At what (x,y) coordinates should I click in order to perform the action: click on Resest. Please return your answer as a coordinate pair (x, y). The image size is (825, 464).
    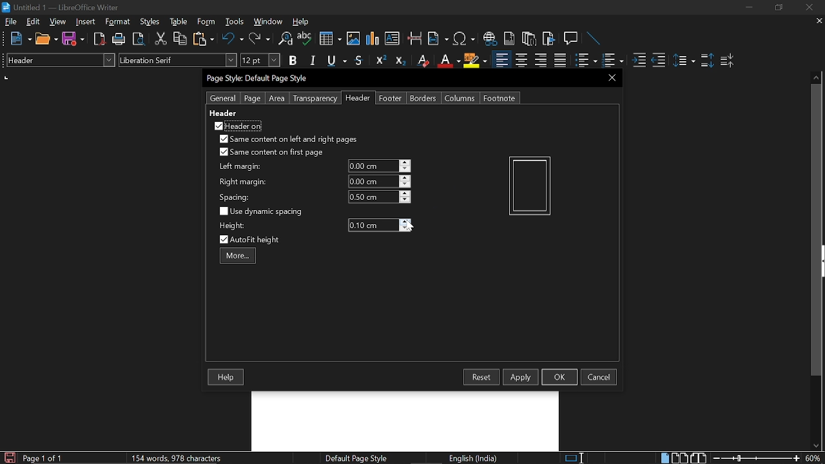
    Looking at the image, I should click on (481, 377).